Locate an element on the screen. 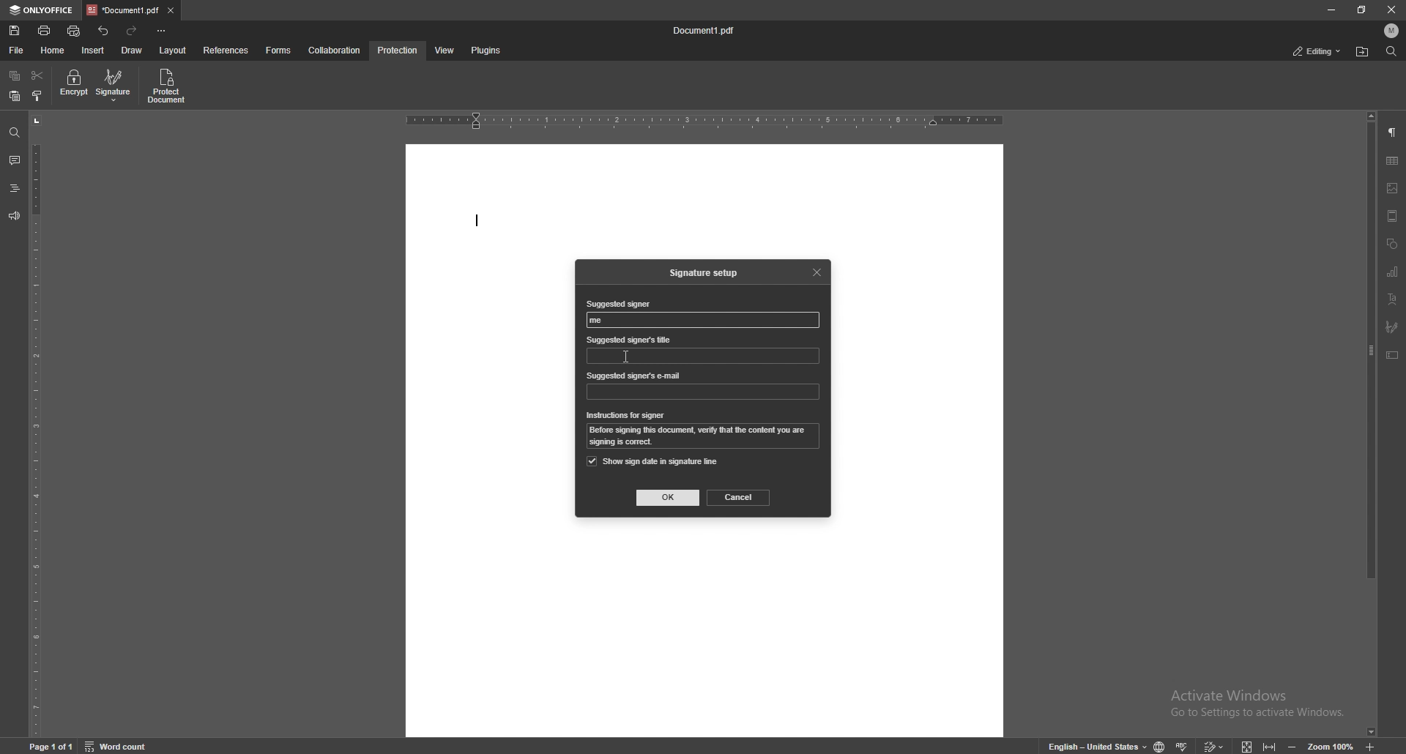 This screenshot has height=754, width=1406. comment is located at coordinates (12, 160).